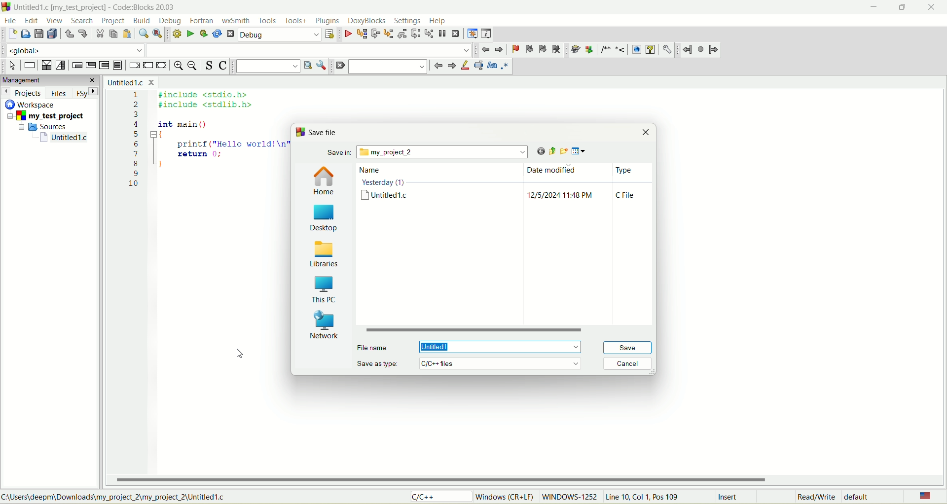 The width and height of the screenshot is (947, 504). Describe the element at coordinates (648, 133) in the screenshot. I see `close` at that location.